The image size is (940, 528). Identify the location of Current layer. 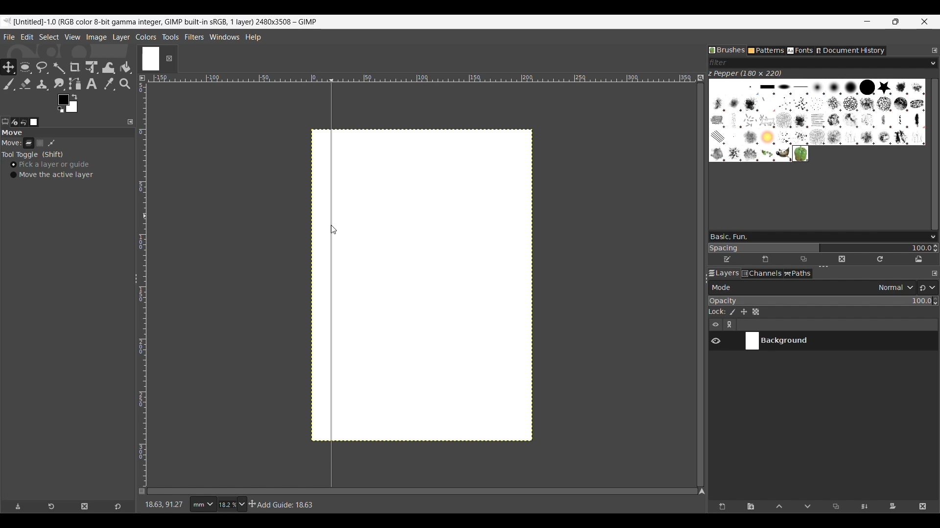
(830, 341).